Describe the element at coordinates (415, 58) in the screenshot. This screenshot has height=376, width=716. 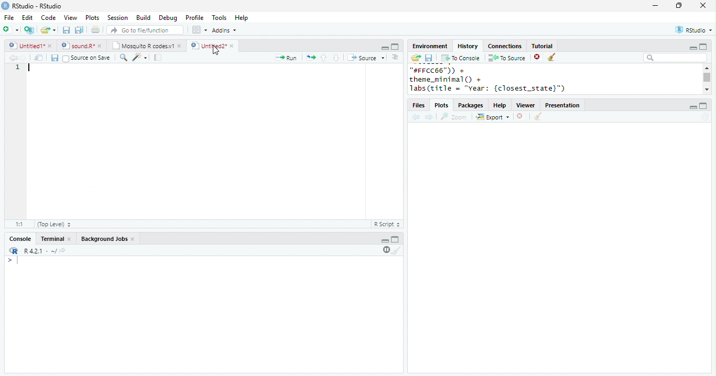
I see `open folder` at that location.